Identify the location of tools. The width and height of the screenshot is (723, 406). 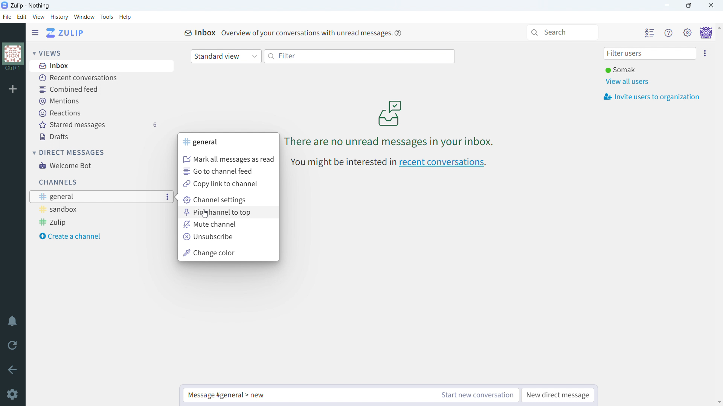
(107, 17).